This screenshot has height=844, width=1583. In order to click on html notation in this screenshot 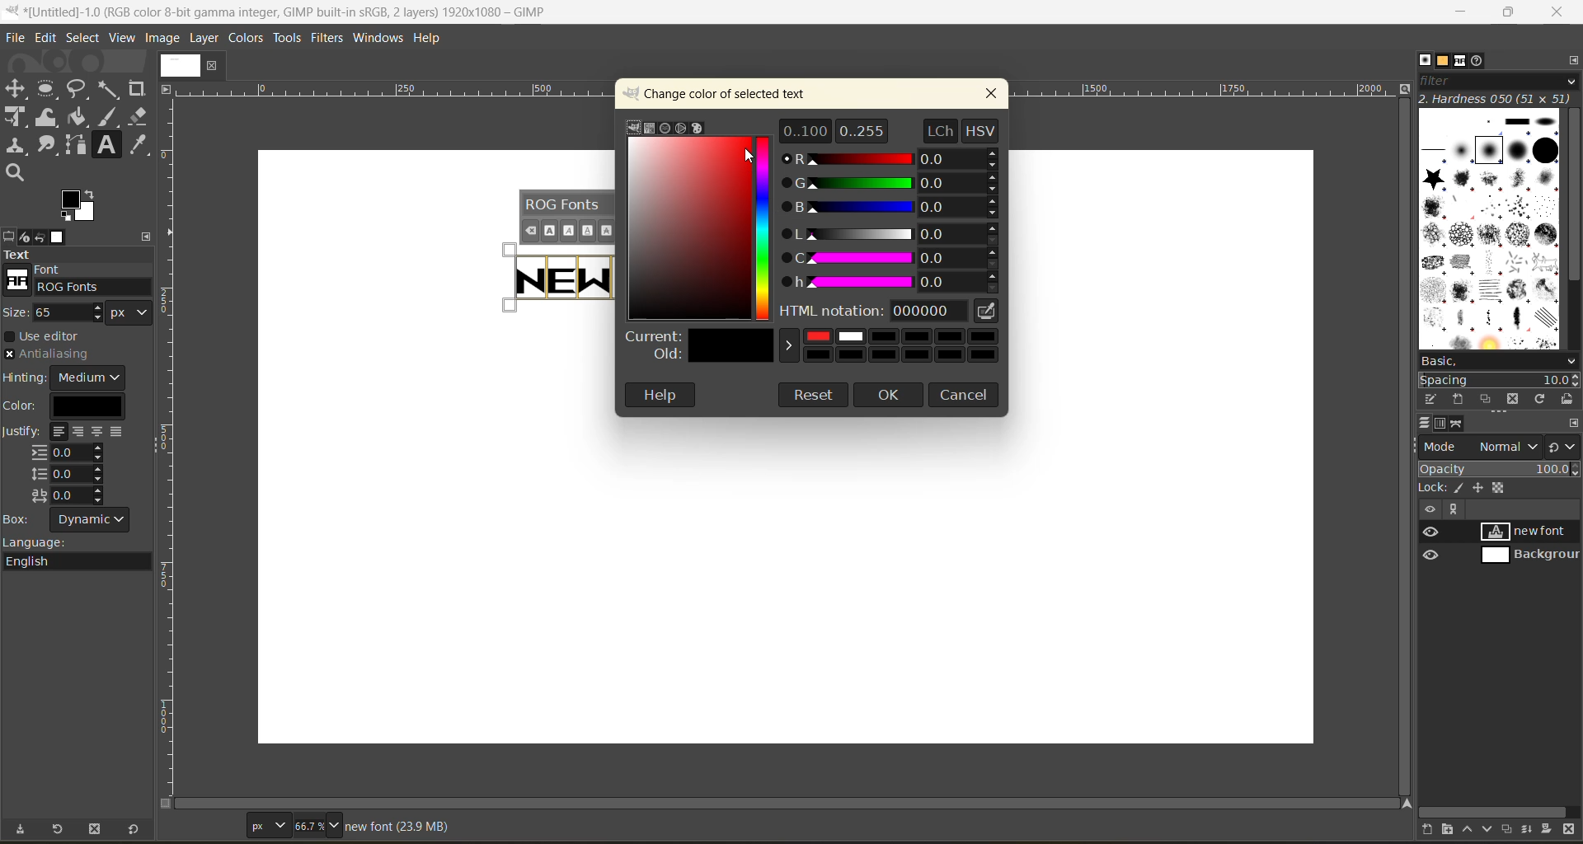, I will do `click(895, 313)`.